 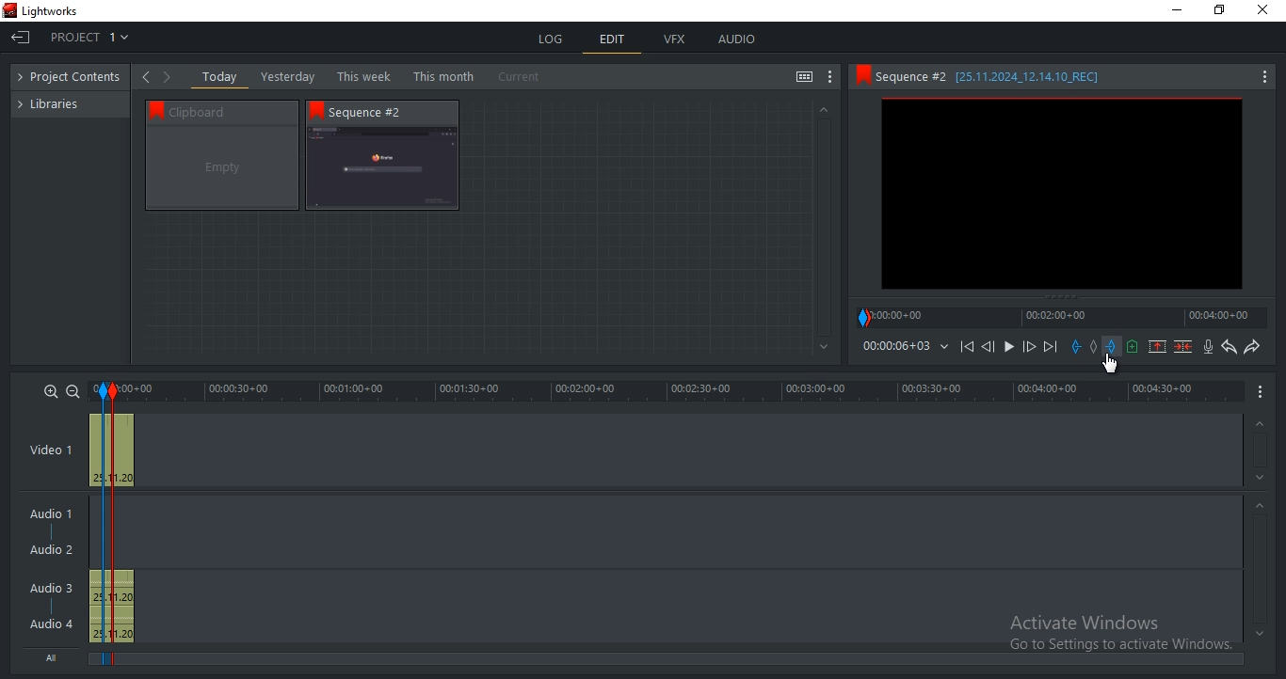 I want to click on vfx, so click(x=674, y=39).